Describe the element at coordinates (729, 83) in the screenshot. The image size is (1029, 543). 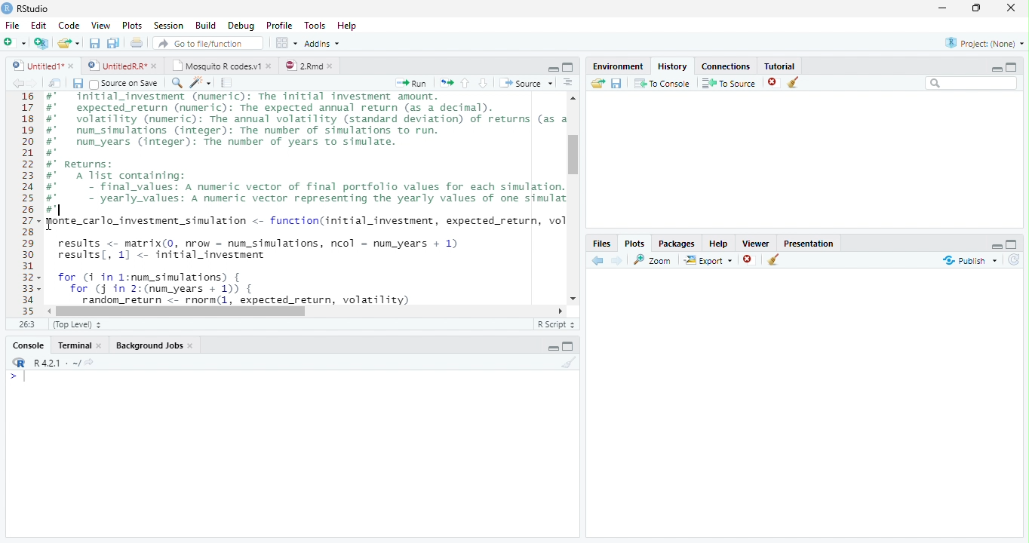
I see `To Source` at that location.